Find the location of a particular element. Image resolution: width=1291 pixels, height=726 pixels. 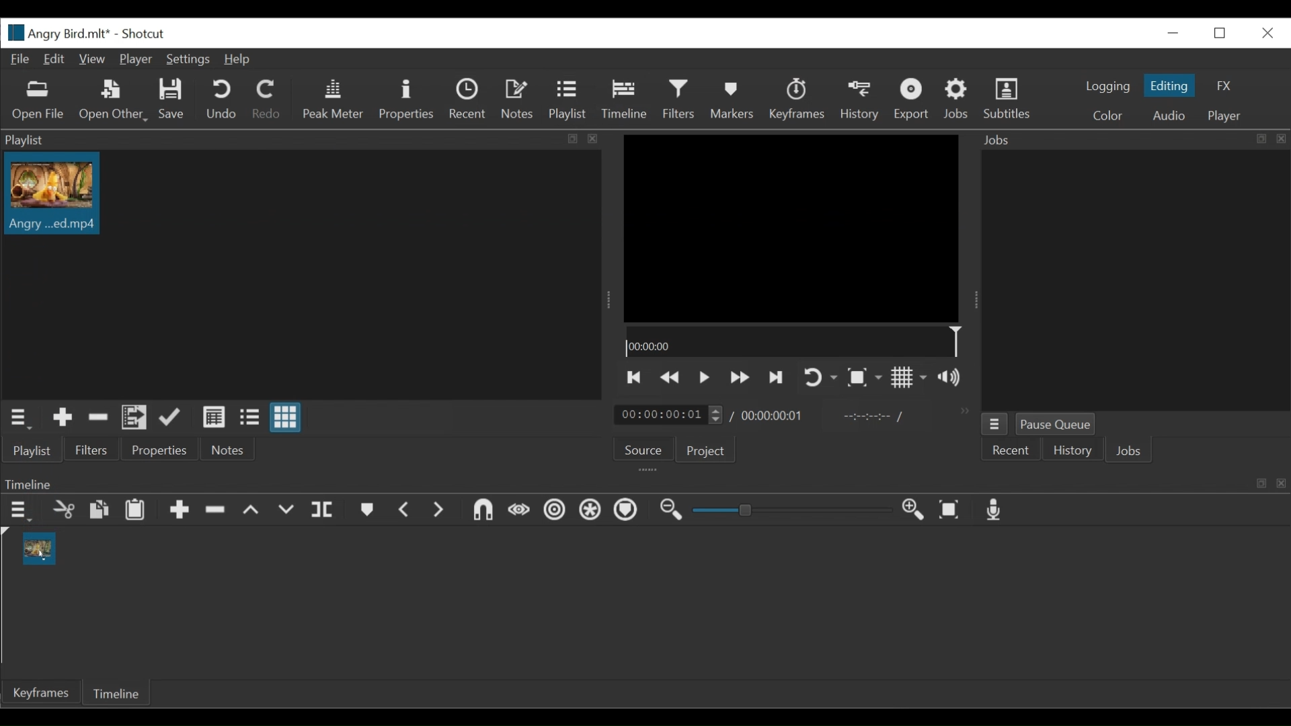

FX is located at coordinates (1224, 85).